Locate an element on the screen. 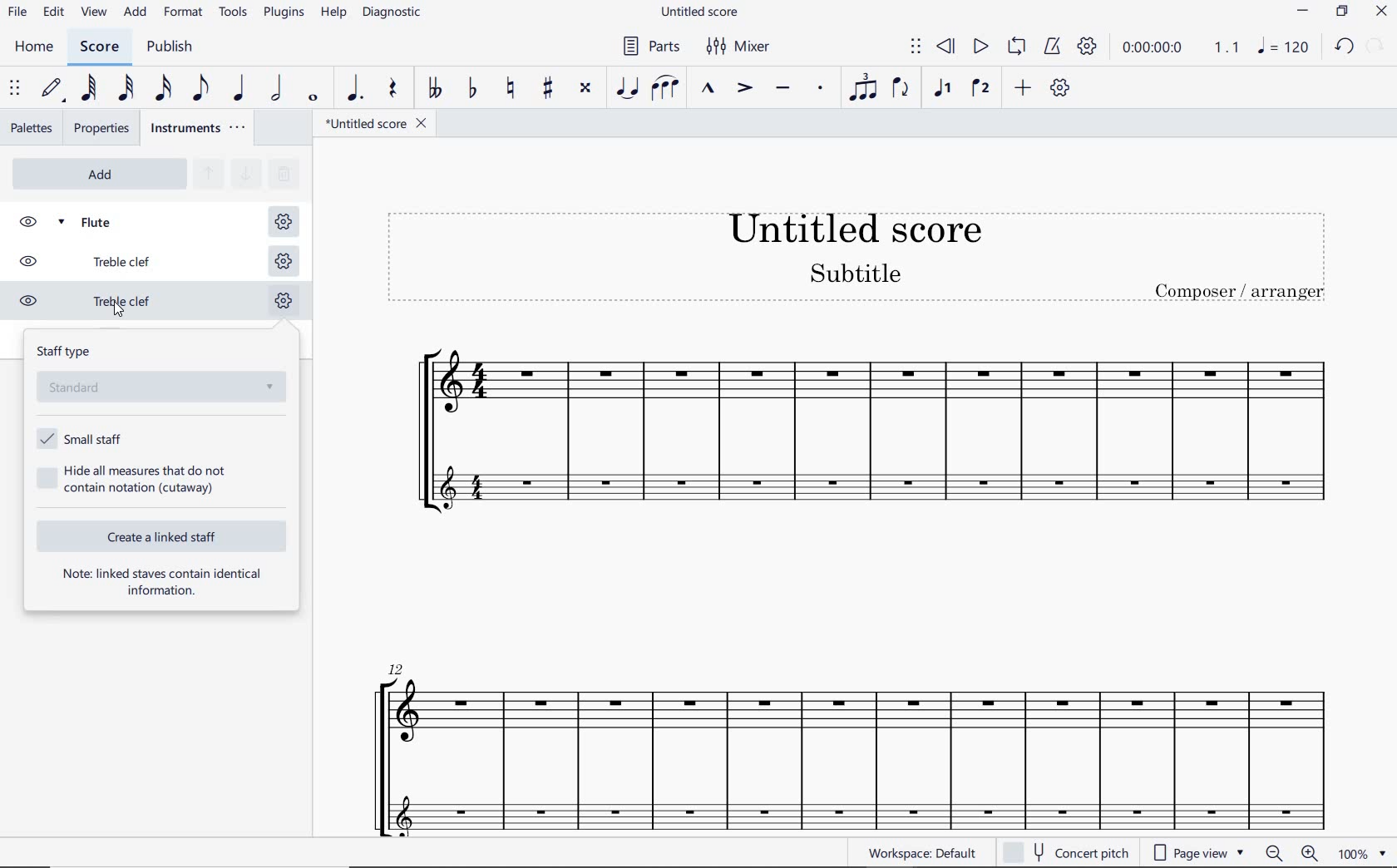 The image size is (1397, 868). CREATE A LINKED STAFF is located at coordinates (165, 536).